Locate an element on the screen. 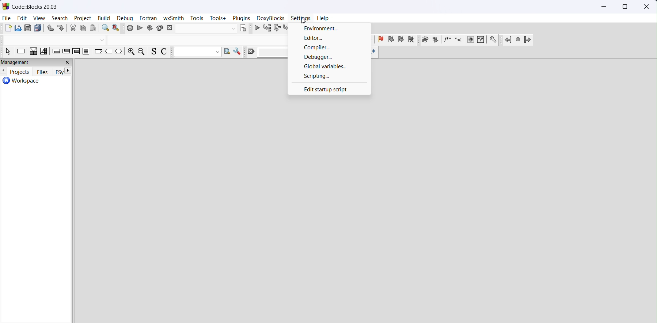  exit conditional loop is located at coordinates (66, 52).